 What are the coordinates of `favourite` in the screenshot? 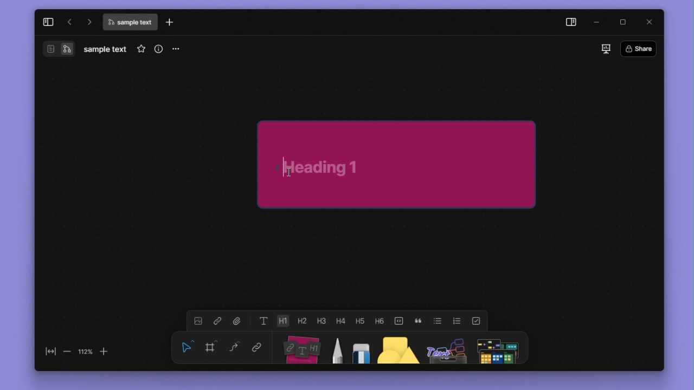 It's located at (141, 49).